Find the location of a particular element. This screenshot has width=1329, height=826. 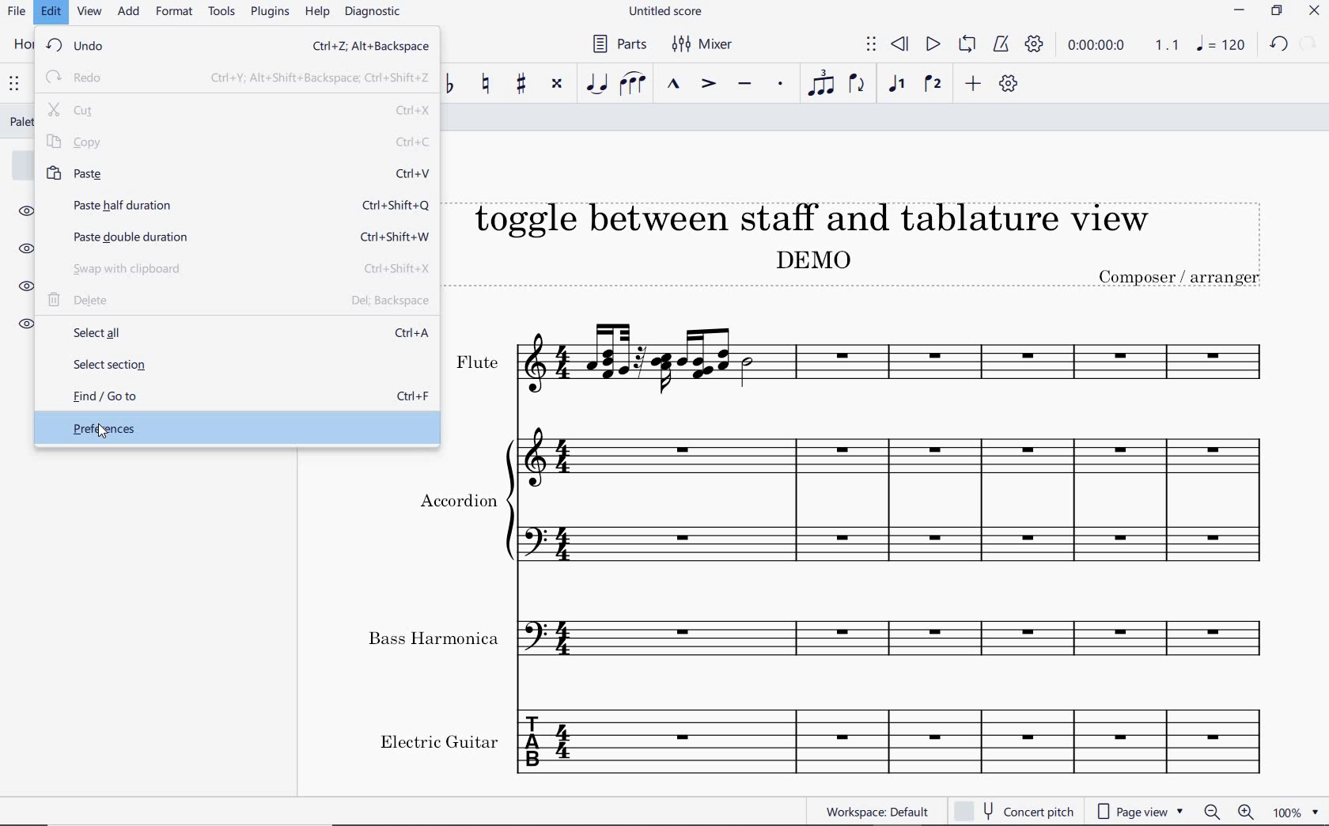

zoom out or zoom in is located at coordinates (1229, 812).